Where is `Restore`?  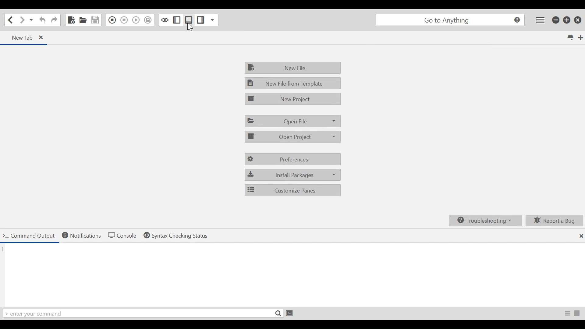
Restore is located at coordinates (567, 20).